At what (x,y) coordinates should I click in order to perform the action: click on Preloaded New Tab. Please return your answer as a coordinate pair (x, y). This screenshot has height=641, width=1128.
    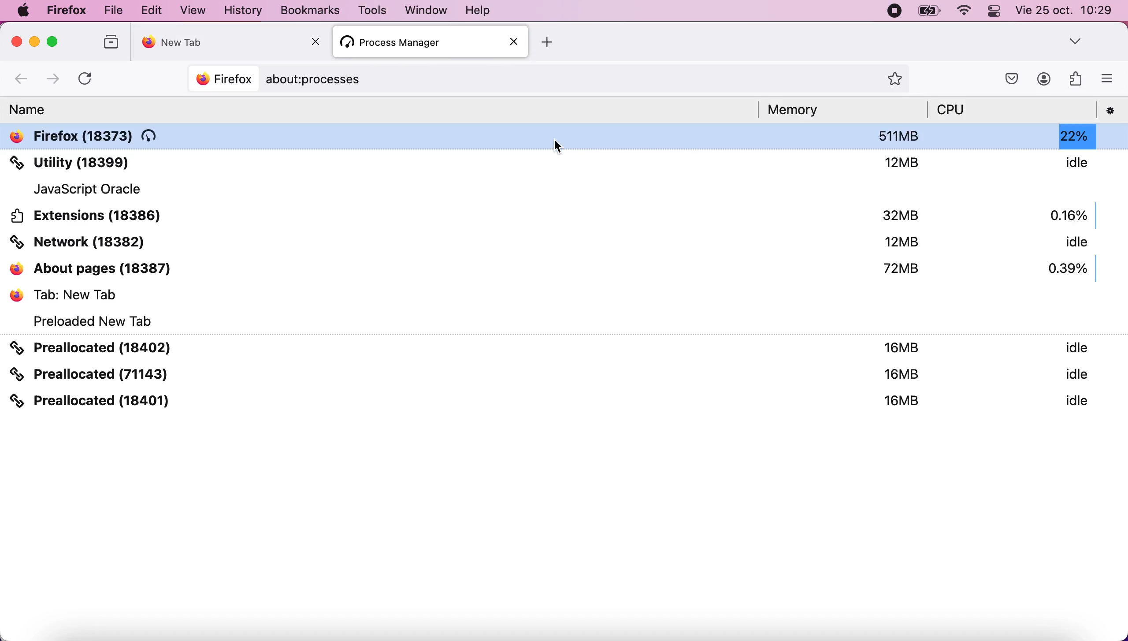
    Looking at the image, I should click on (88, 320).